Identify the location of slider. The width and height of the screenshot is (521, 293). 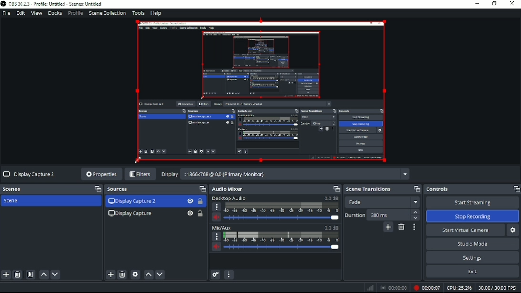
(281, 218).